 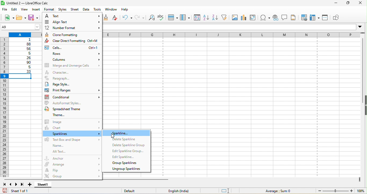 What do you see at coordinates (113, 136) in the screenshot?
I see `cursor movement` at bounding box center [113, 136].